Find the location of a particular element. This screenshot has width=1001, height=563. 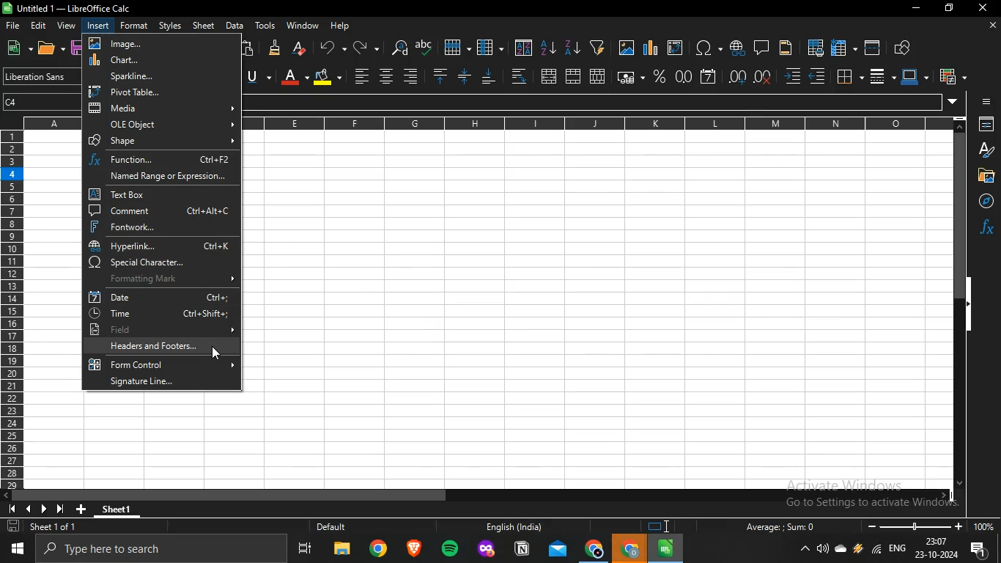

insert is located at coordinates (98, 25).